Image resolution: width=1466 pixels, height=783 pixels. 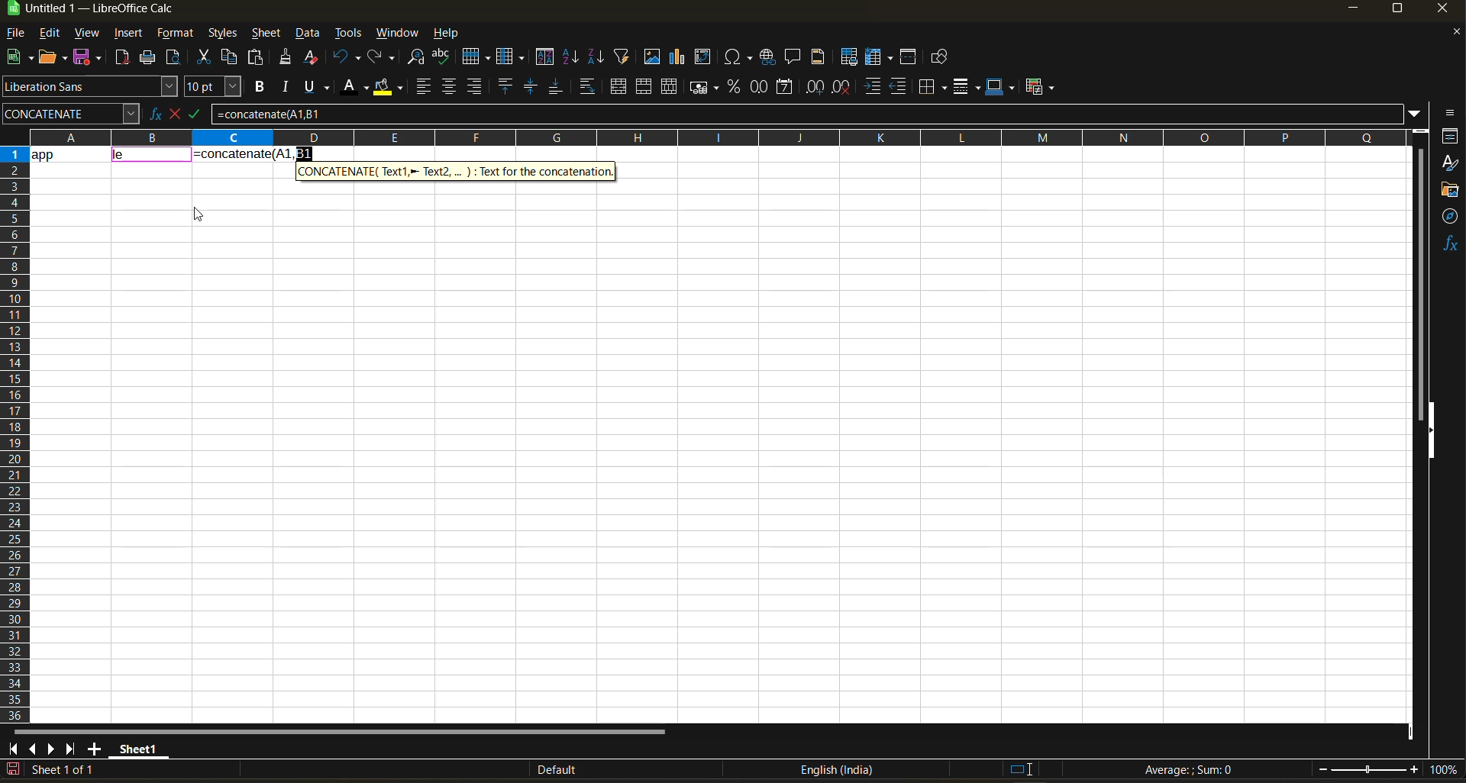 I want to click on unmerge cells, so click(x=671, y=87).